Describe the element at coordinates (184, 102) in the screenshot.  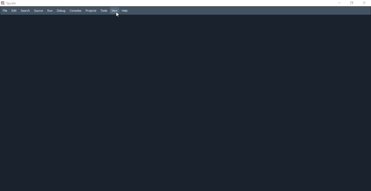
I see `Spyder Default Start Interface` at that location.